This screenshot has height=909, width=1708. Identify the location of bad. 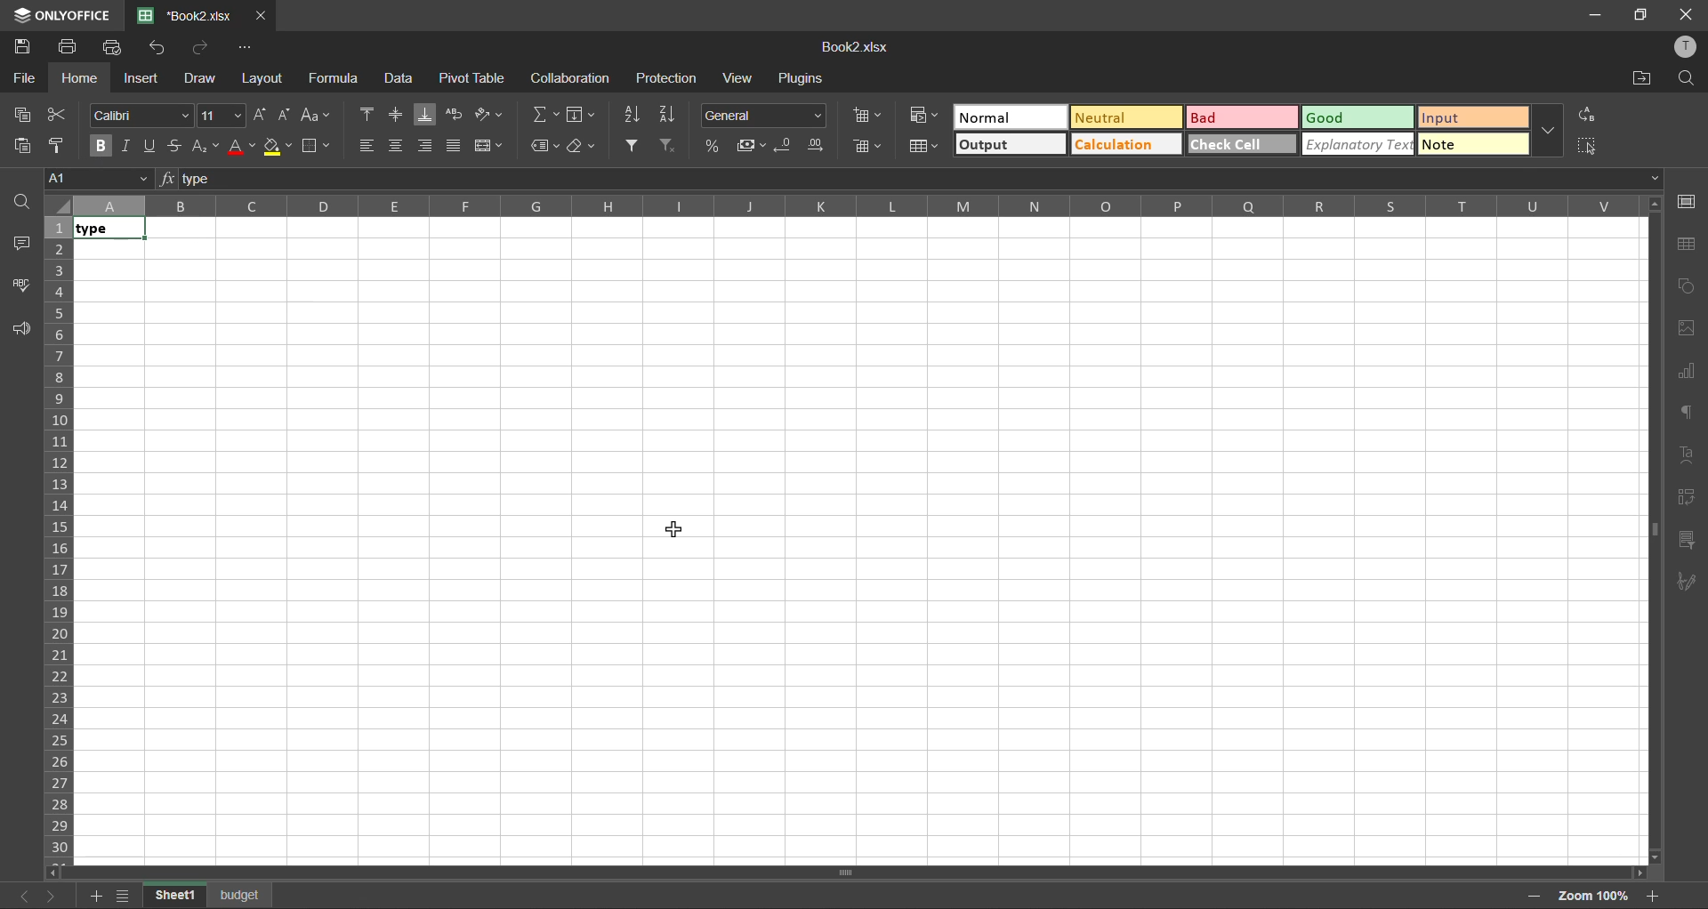
(1243, 118).